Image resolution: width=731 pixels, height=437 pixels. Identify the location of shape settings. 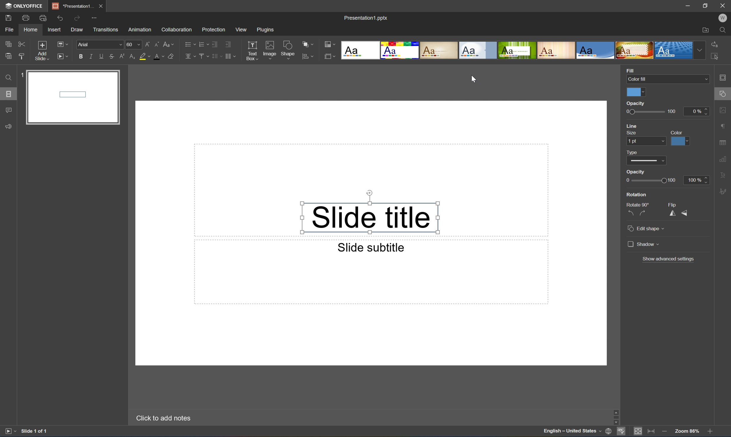
(723, 92).